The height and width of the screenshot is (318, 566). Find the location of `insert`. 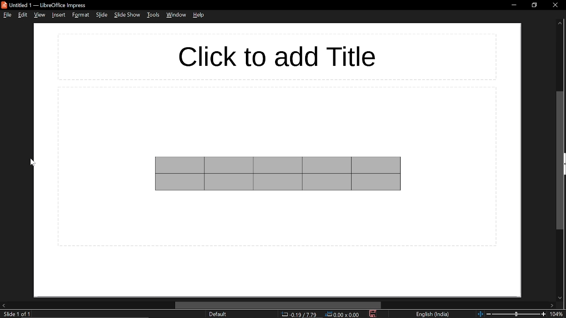

insert is located at coordinates (58, 15).